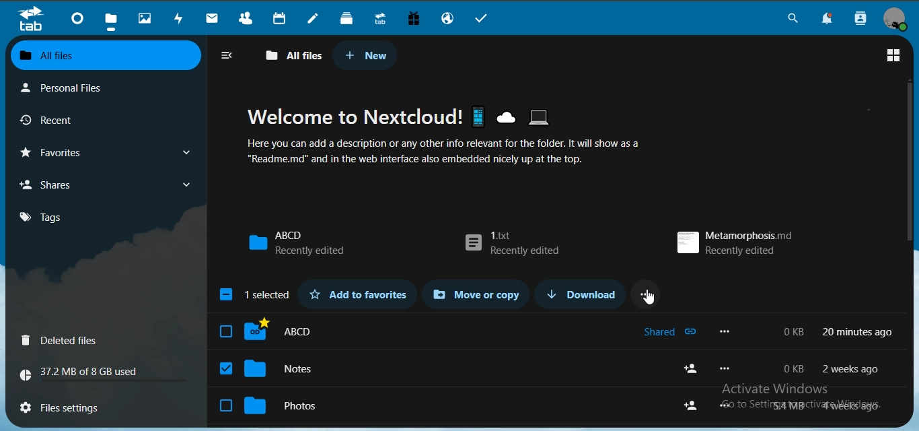  Describe the element at coordinates (728, 368) in the screenshot. I see `more options` at that location.